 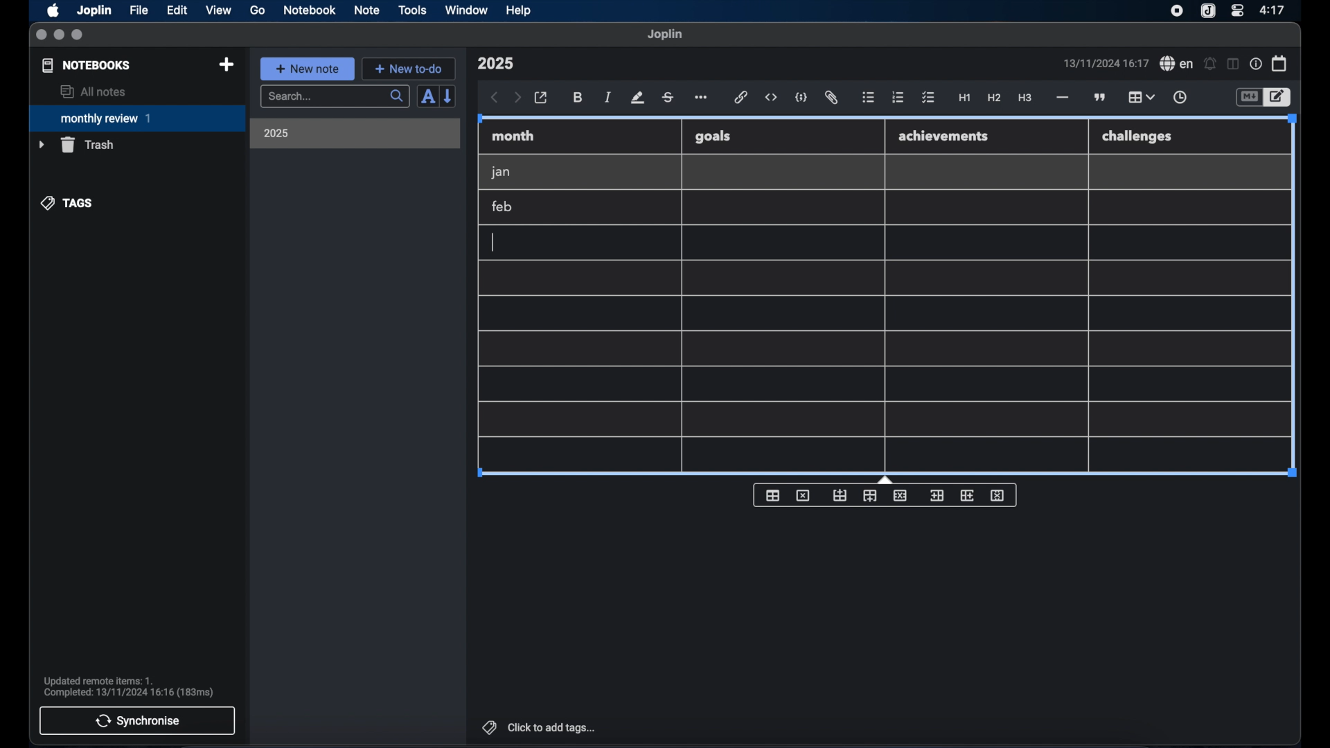 What do you see at coordinates (868, 98) in the screenshot?
I see `bulleted list` at bounding box center [868, 98].